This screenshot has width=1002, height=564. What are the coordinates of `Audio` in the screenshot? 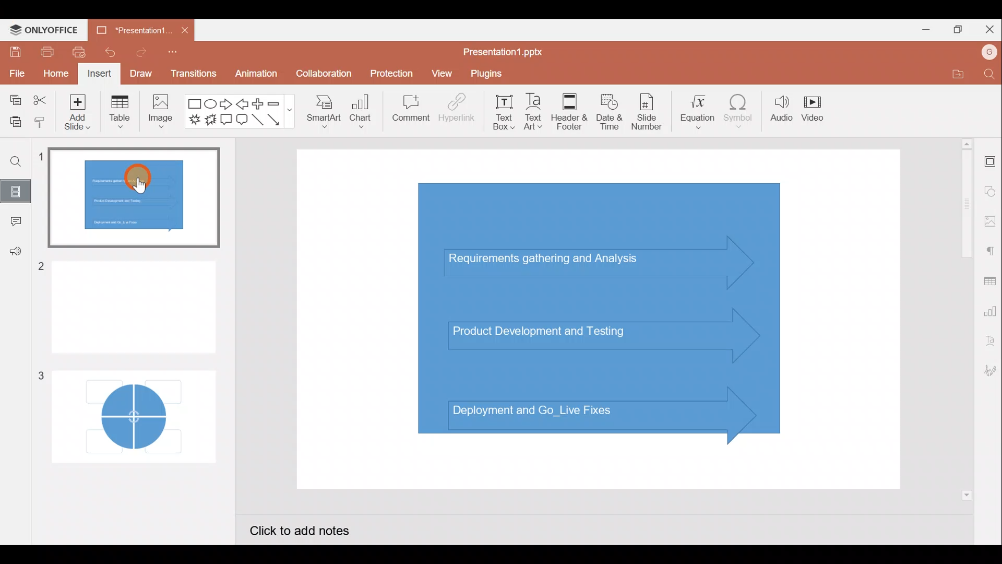 It's located at (779, 112).